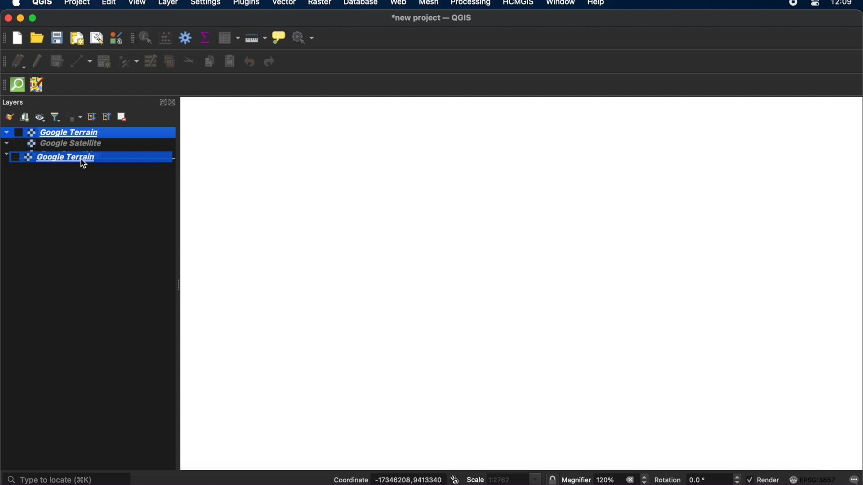 This screenshot has height=485, width=863. I want to click on project, so click(76, 4).